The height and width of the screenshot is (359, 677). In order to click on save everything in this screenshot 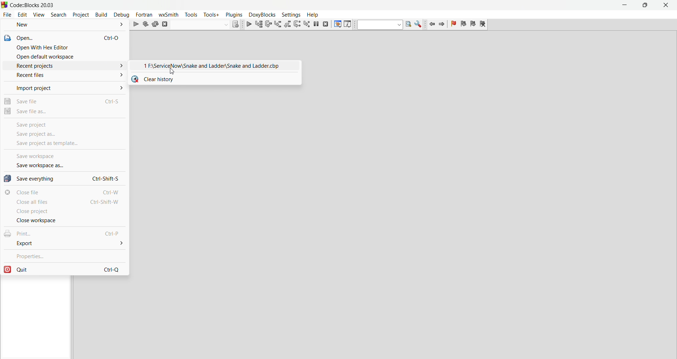, I will do `click(65, 177)`.